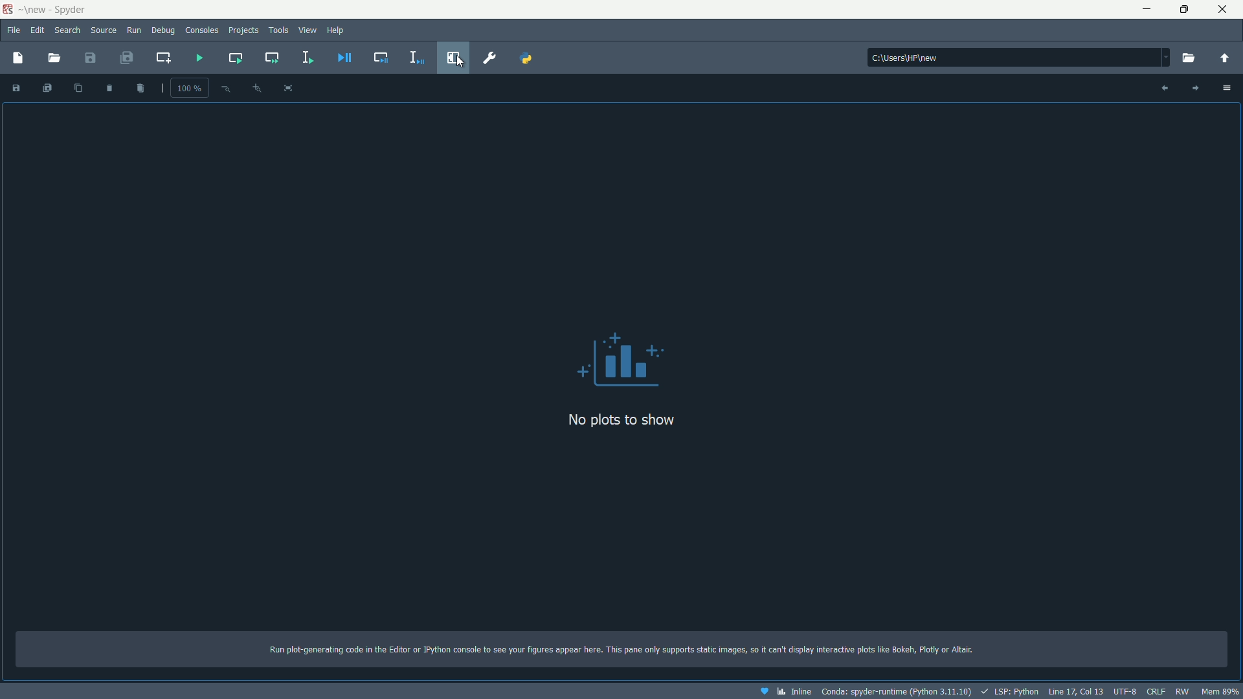  What do you see at coordinates (15, 87) in the screenshot?
I see `save plot as` at bounding box center [15, 87].